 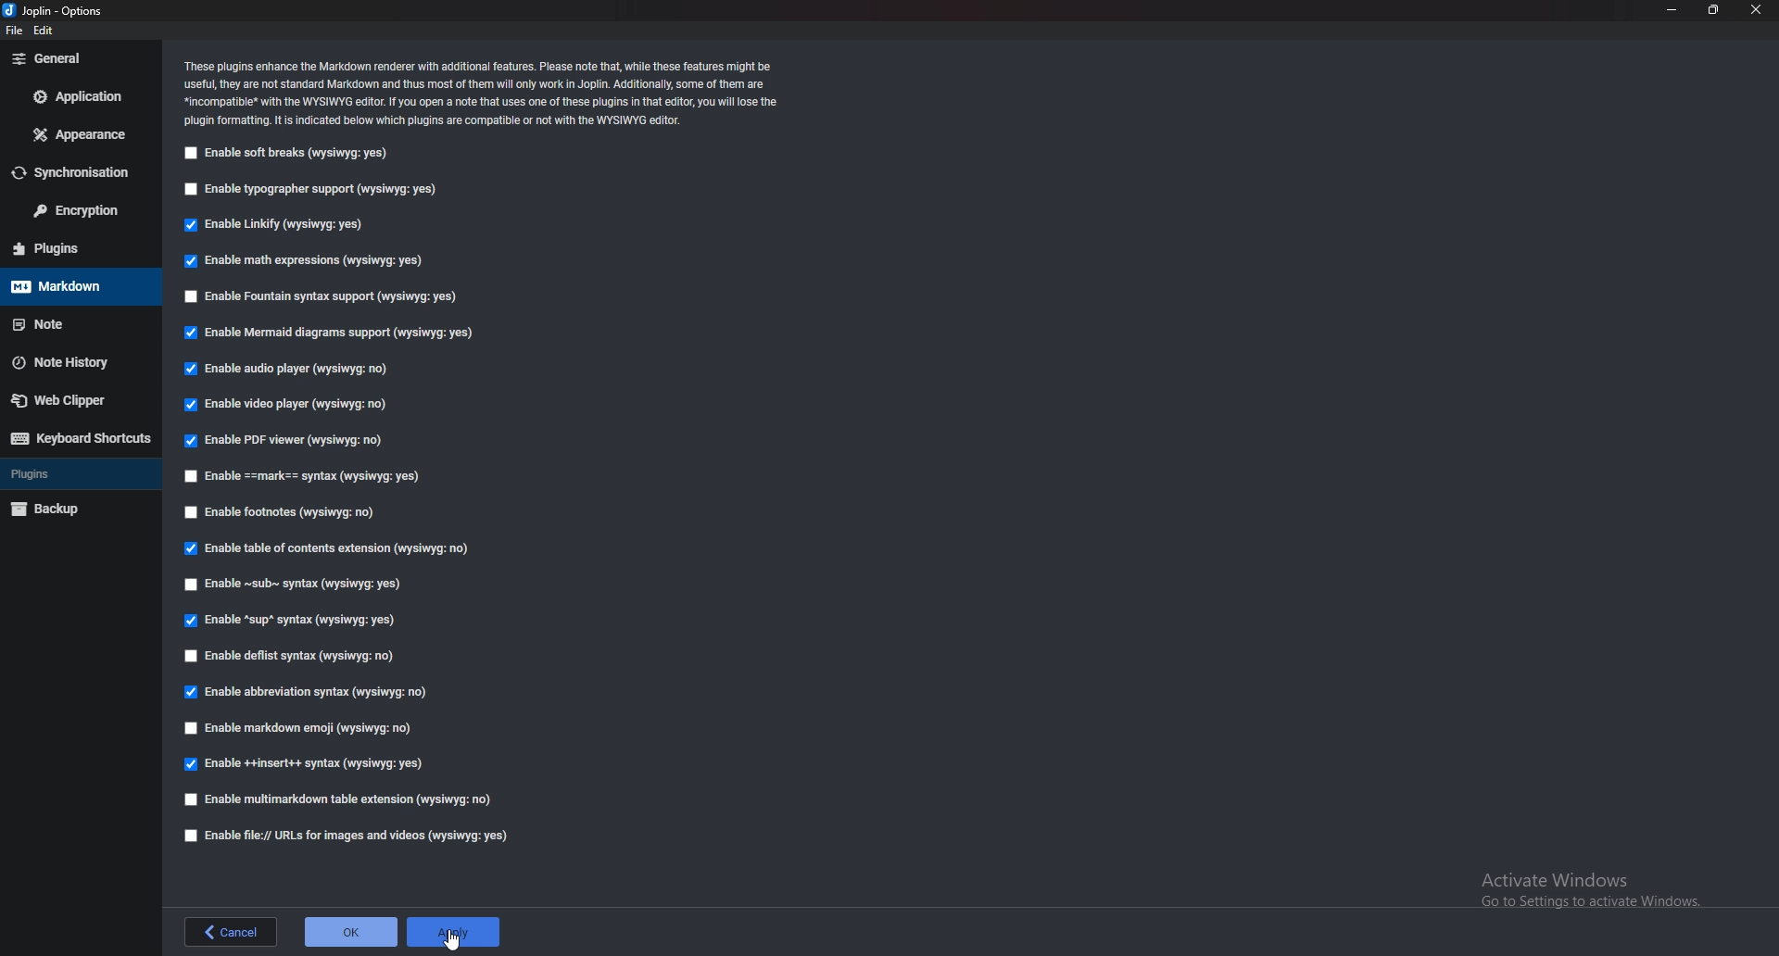 I want to click on Web clipper, so click(x=73, y=400).